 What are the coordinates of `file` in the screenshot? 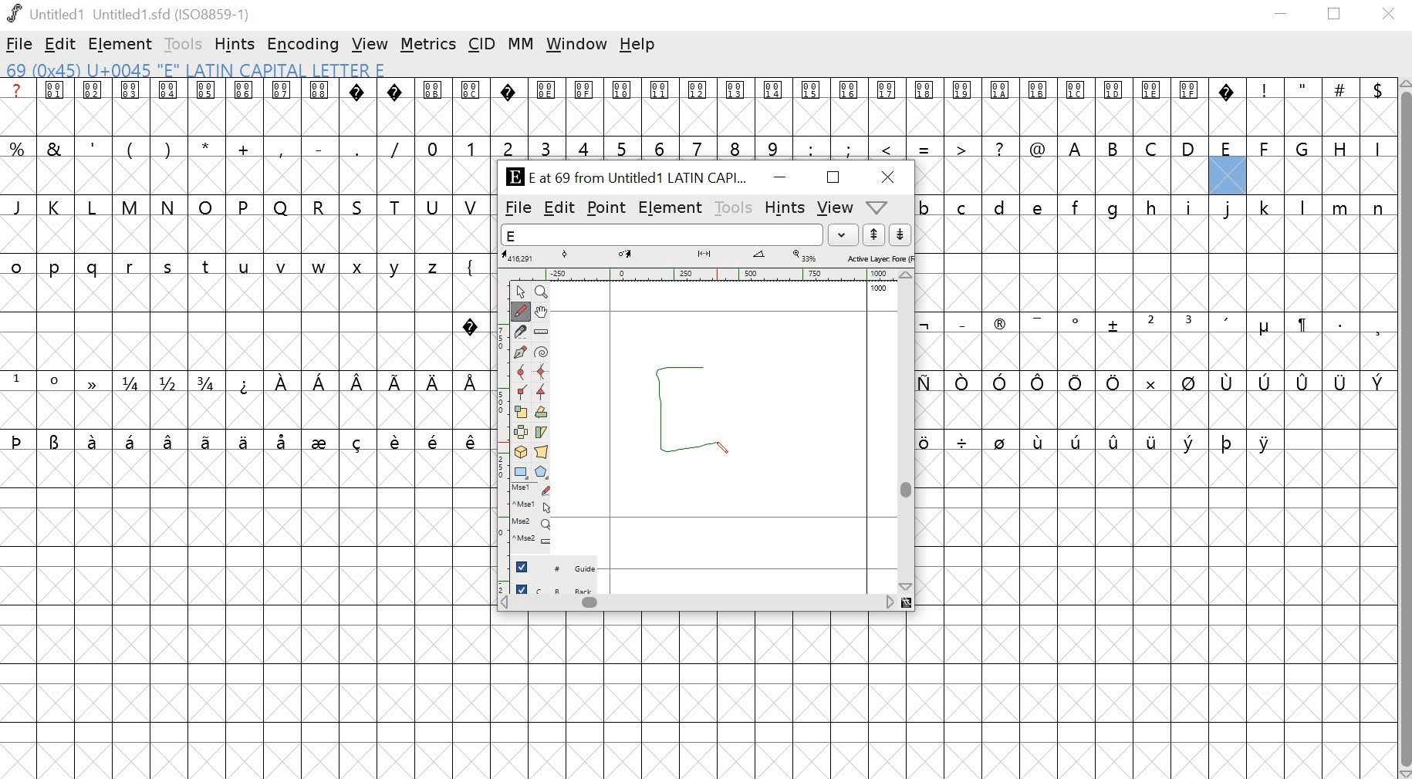 It's located at (518, 208).